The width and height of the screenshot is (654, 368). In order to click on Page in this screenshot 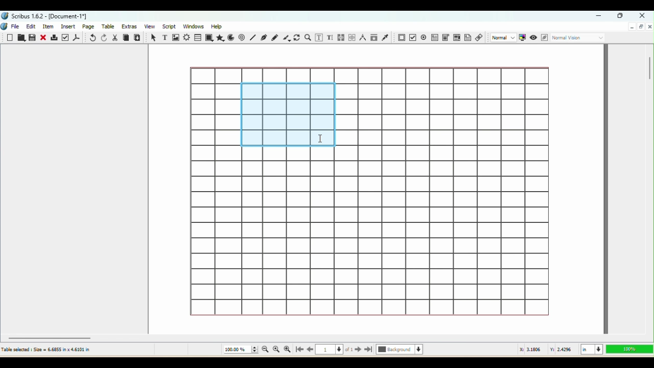, I will do `click(89, 26)`.